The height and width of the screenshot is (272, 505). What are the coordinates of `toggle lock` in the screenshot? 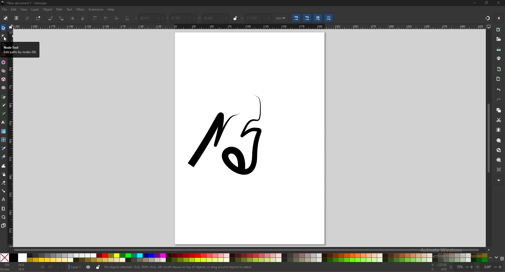 It's located at (98, 267).